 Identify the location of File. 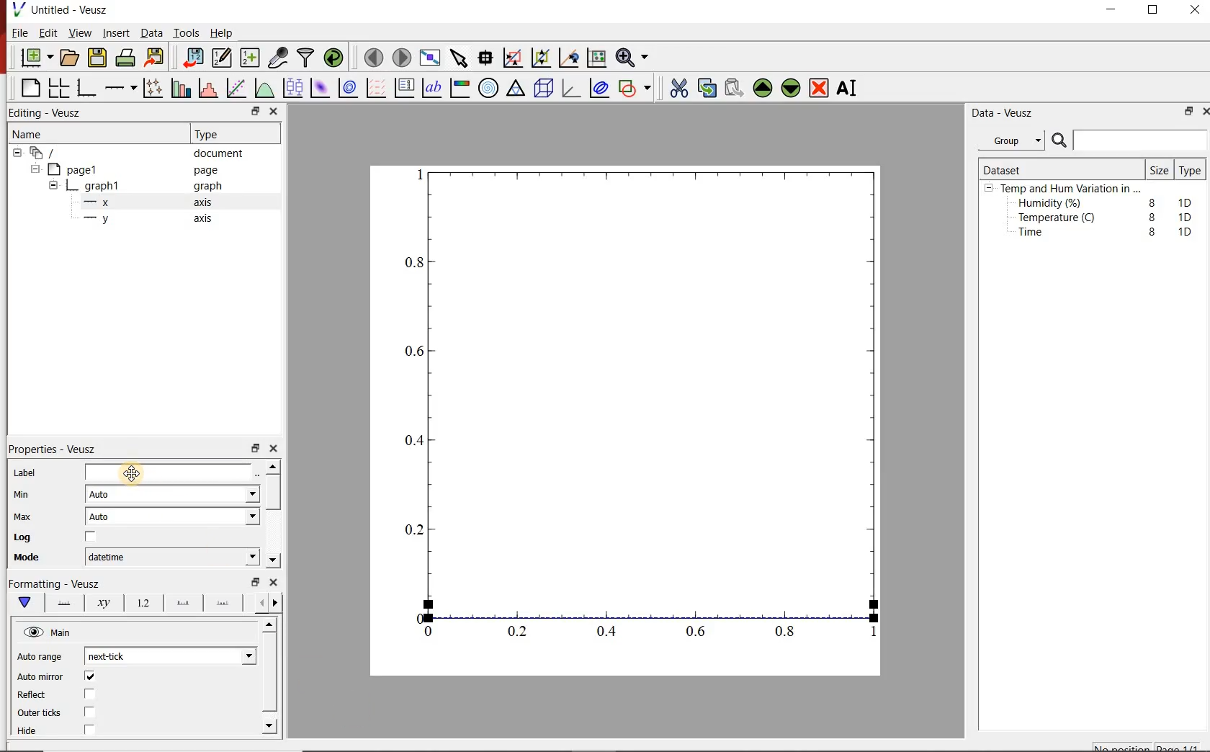
(17, 32).